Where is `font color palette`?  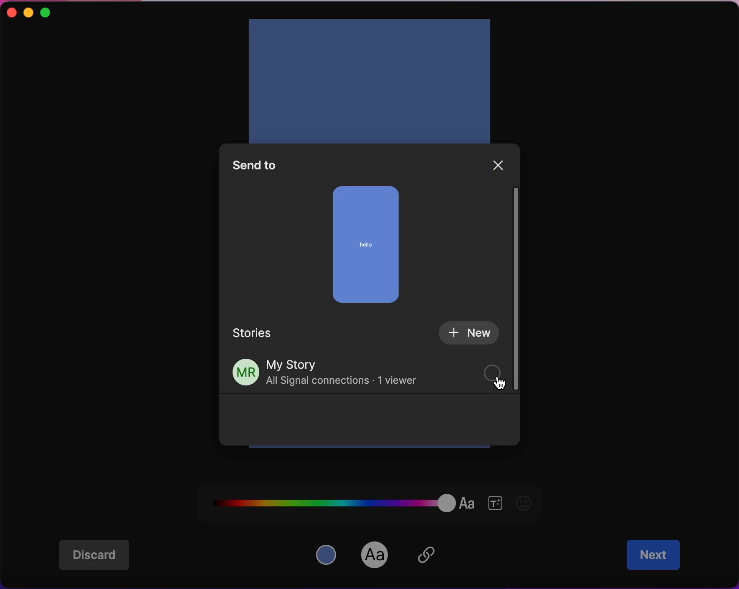 font color palette is located at coordinates (340, 498).